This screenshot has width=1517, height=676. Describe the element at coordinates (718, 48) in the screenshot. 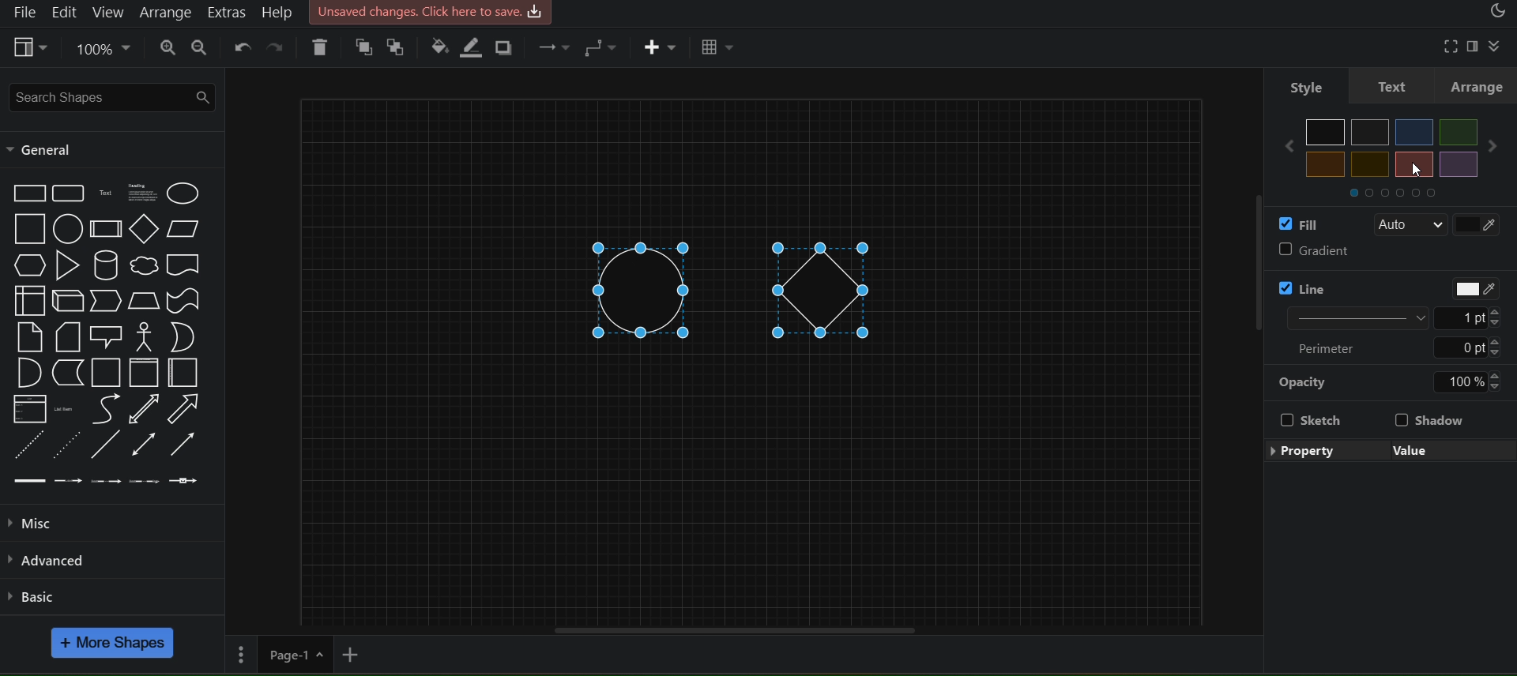

I see `table` at that location.